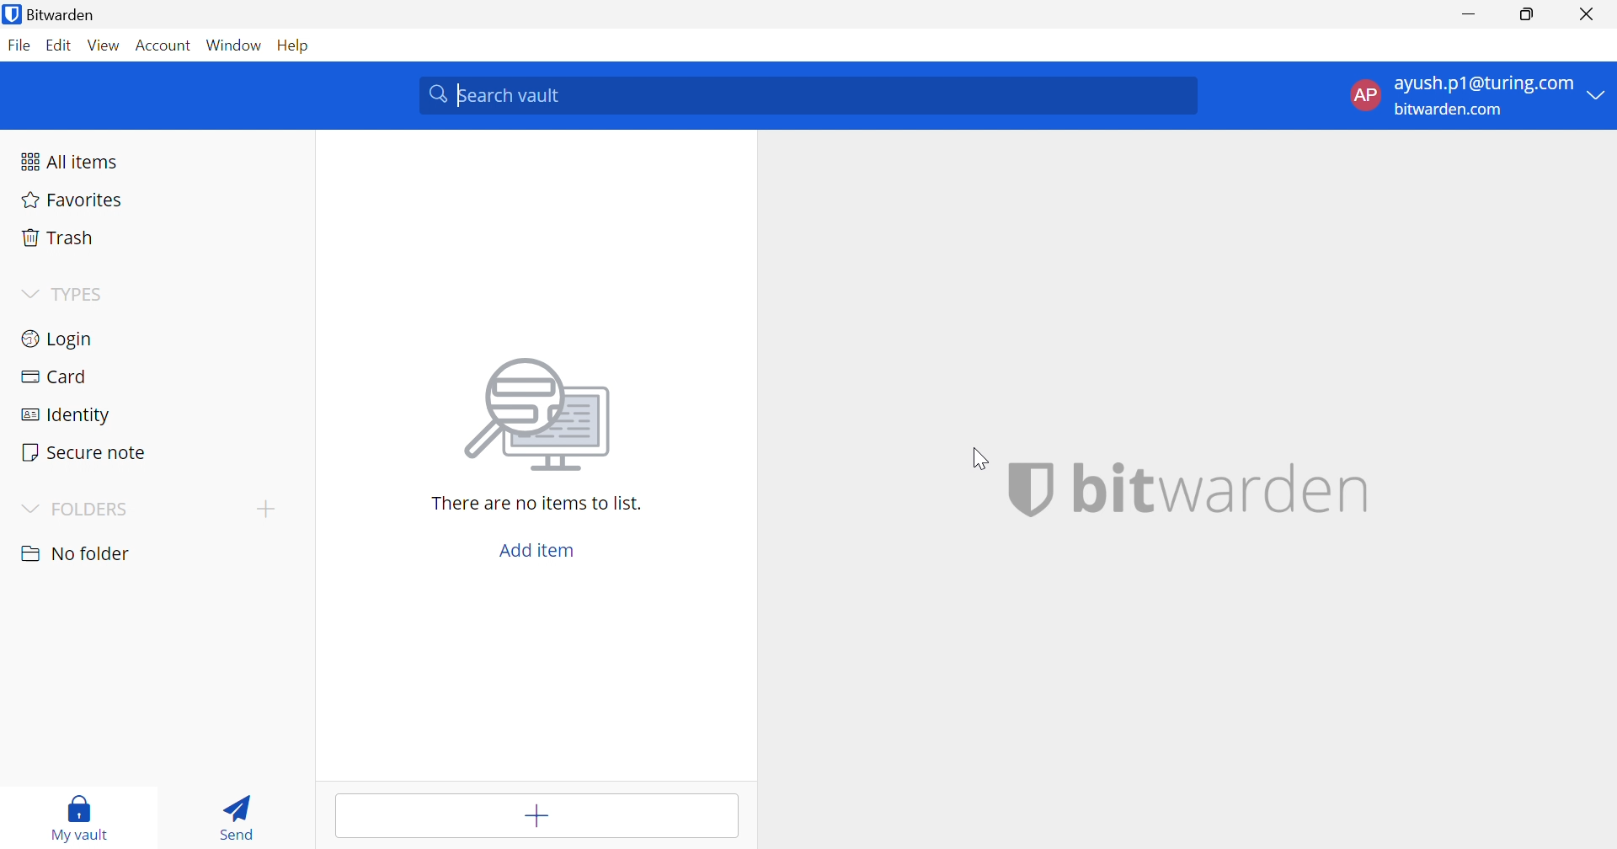  I want to click on There are no items to list, so click(535, 504).